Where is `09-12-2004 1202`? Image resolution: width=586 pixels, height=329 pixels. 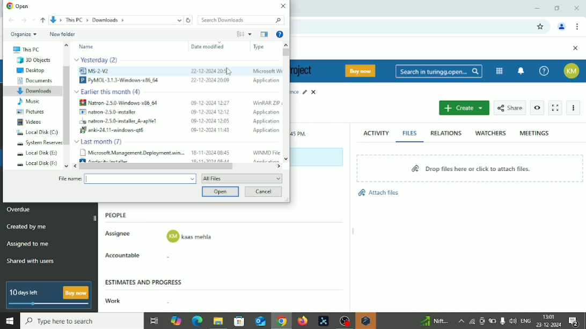 09-12-2004 1202 is located at coordinates (210, 111).